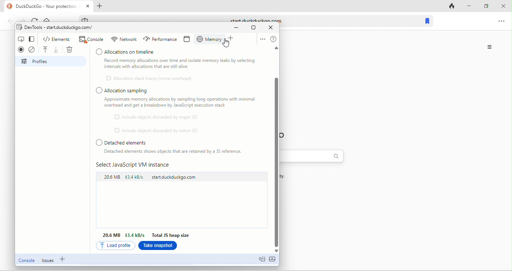 Image resolution: width=512 pixels, height=271 pixels. What do you see at coordinates (34, 39) in the screenshot?
I see `change view` at bounding box center [34, 39].